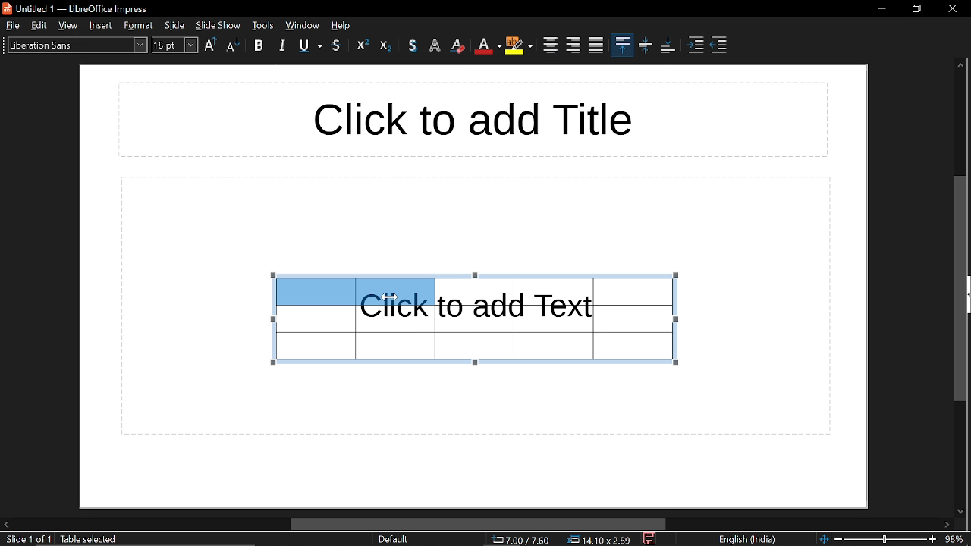  Describe the element at coordinates (437, 46) in the screenshot. I see `apply outline` at that location.